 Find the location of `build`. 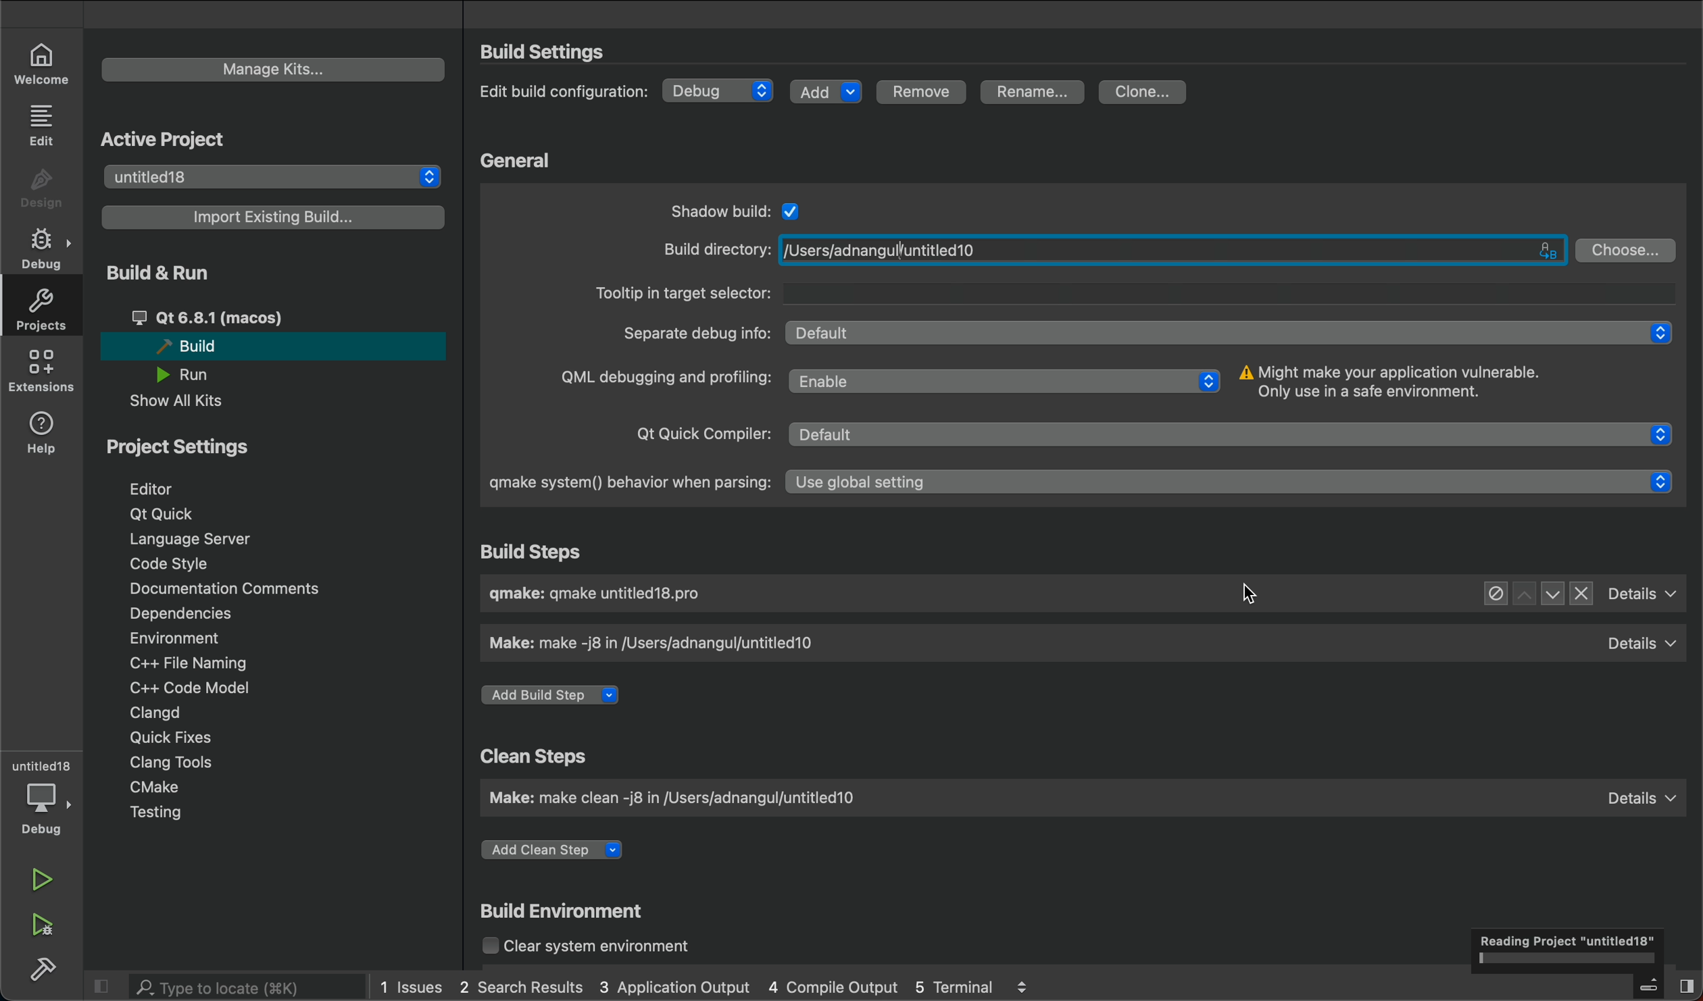

build is located at coordinates (44, 970).